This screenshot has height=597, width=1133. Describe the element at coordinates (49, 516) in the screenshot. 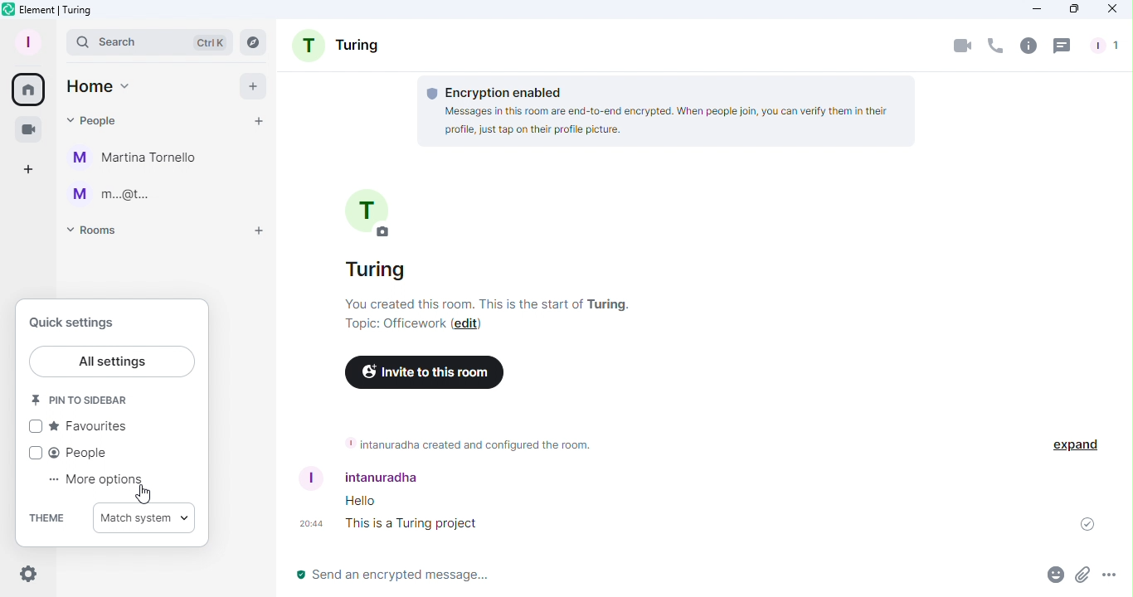

I see `Theme` at that location.